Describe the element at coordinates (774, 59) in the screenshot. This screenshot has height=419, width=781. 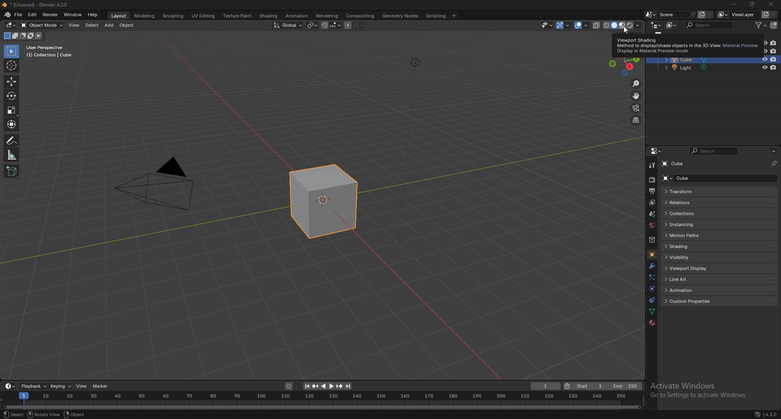
I see `disable in renders` at that location.